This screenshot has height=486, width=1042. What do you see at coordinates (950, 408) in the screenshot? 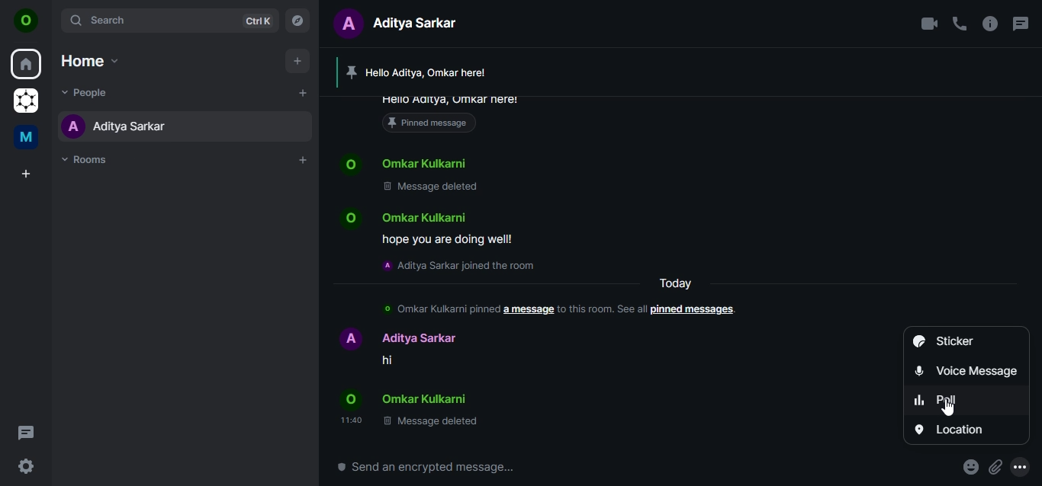
I see `cursor` at bounding box center [950, 408].